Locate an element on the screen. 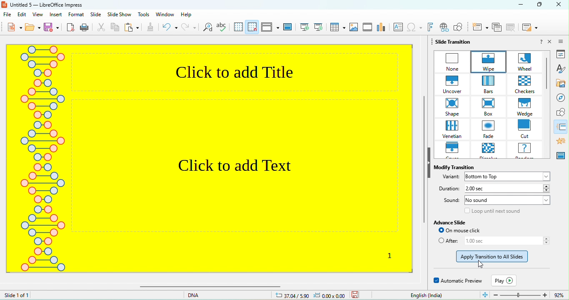 The width and height of the screenshot is (569, 300). spelling is located at coordinates (222, 27).